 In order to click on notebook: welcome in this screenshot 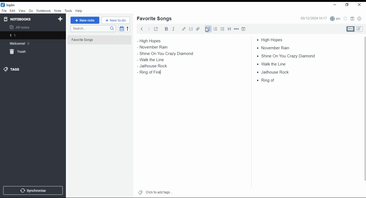, I will do `click(21, 43)`.